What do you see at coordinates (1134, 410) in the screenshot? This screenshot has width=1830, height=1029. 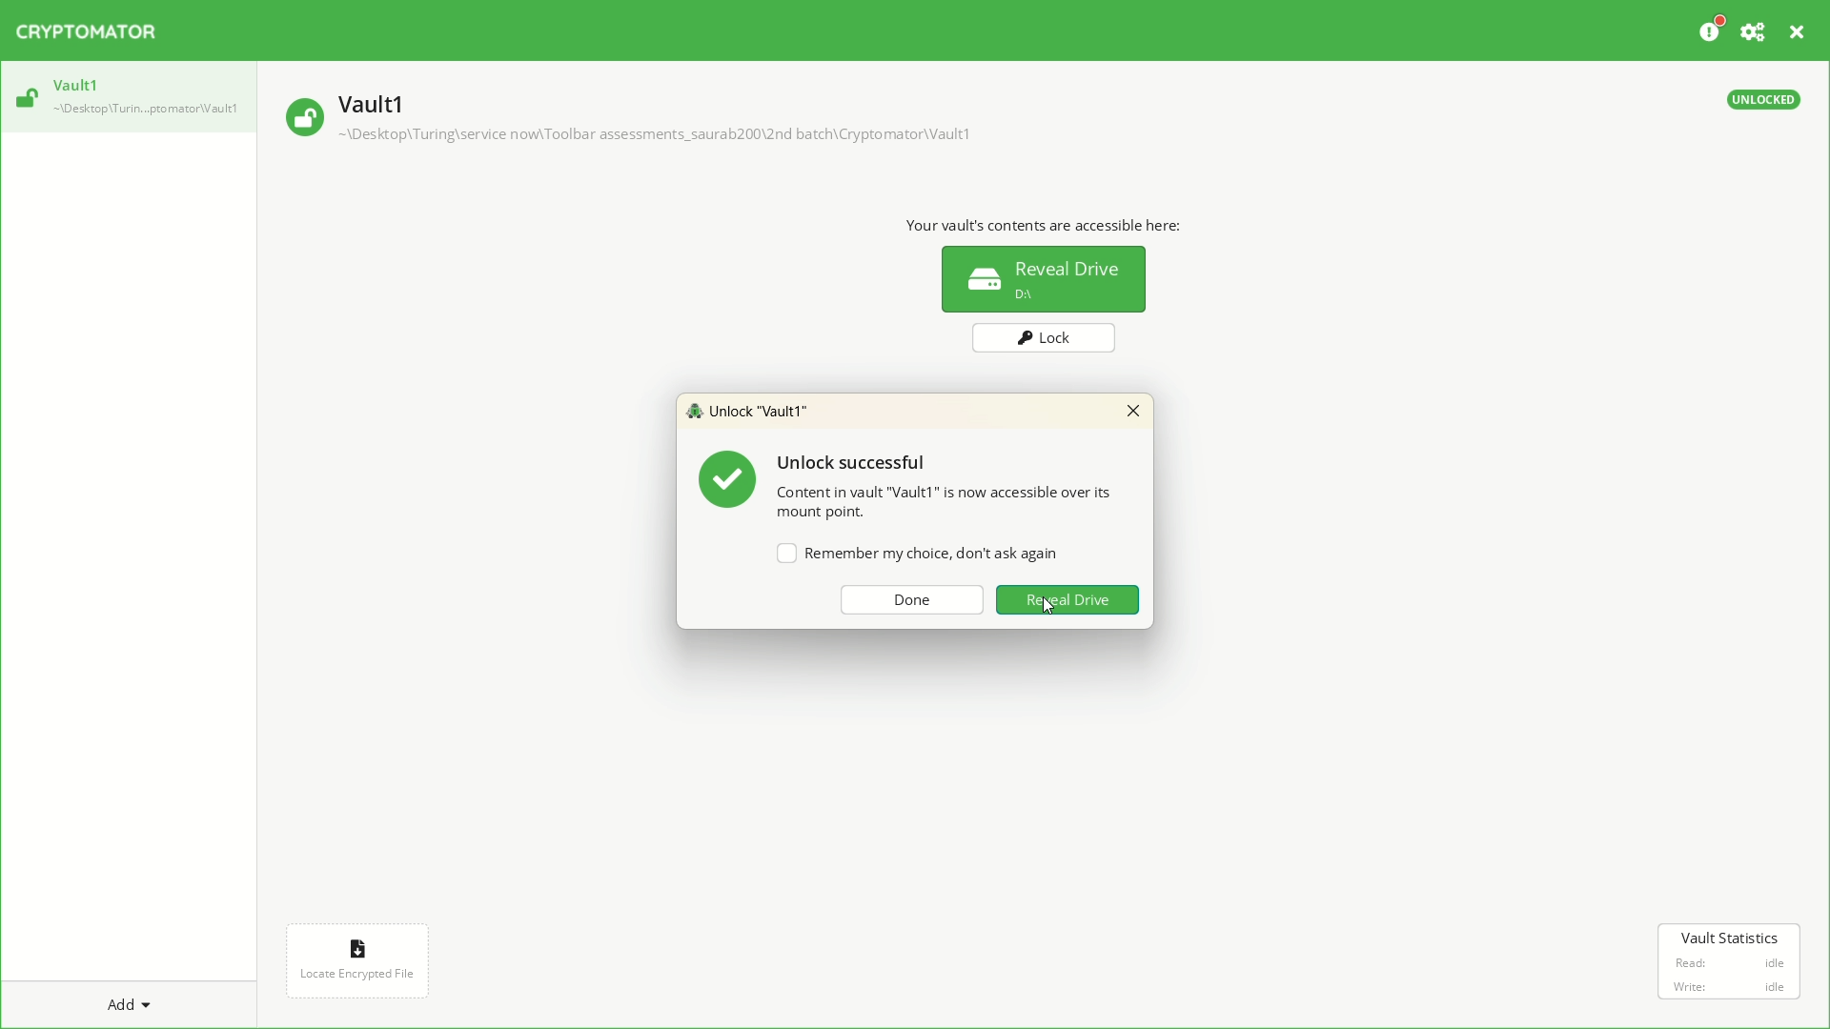 I see `close` at bounding box center [1134, 410].